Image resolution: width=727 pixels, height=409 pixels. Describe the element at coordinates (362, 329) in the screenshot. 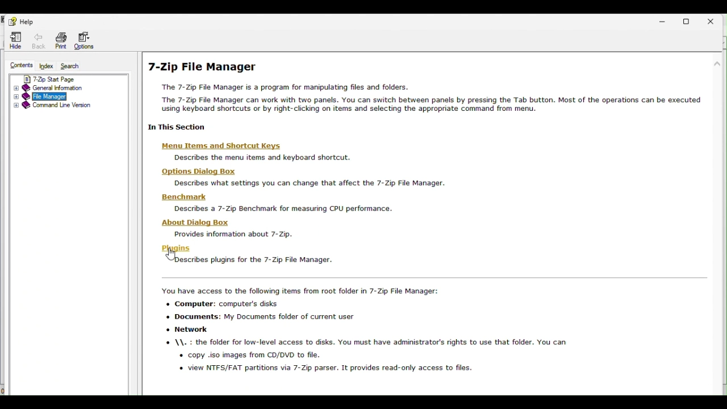

I see `You have access to the following items from root folder in 7-Zip File Manager:
« Computer: computer's disks
+ Documents: My Documents folder of current user
« Network
© \\. : the folder for low-level access to disks. You must have administrator's rights to use that folder. You c
+ copy .iso images from CD/DVD to file.
o view NTFS/FAT partitions via 7-Zip parser. It provides read-only access to files.` at that location.